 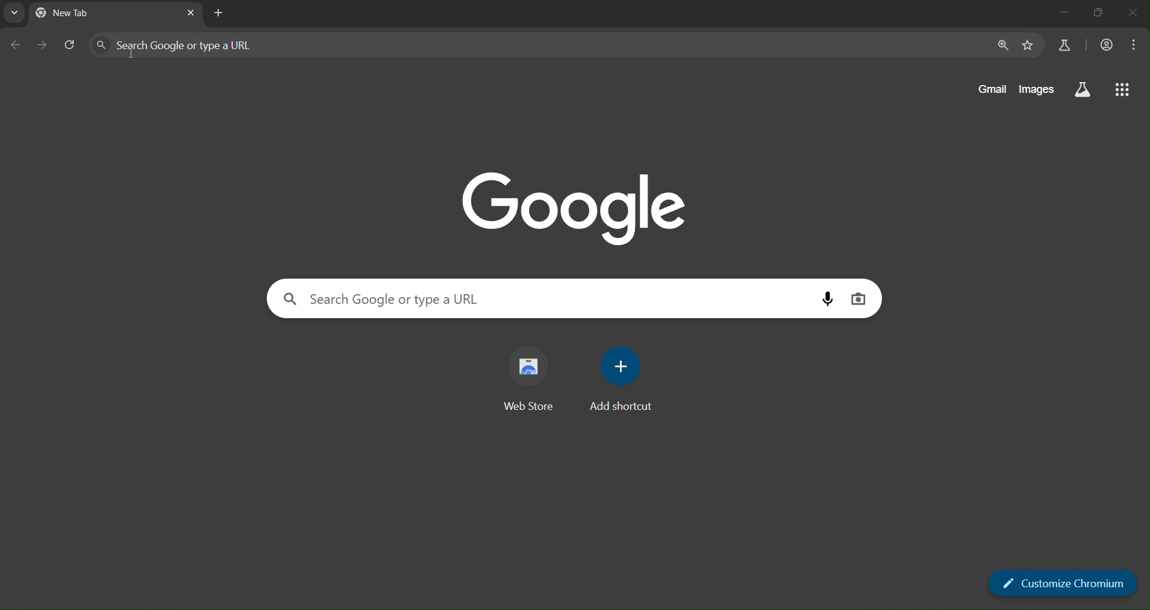 What do you see at coordinates (1001, 46) in the screenshot?
I see `zoom ` at bounding box center [1001, 46].